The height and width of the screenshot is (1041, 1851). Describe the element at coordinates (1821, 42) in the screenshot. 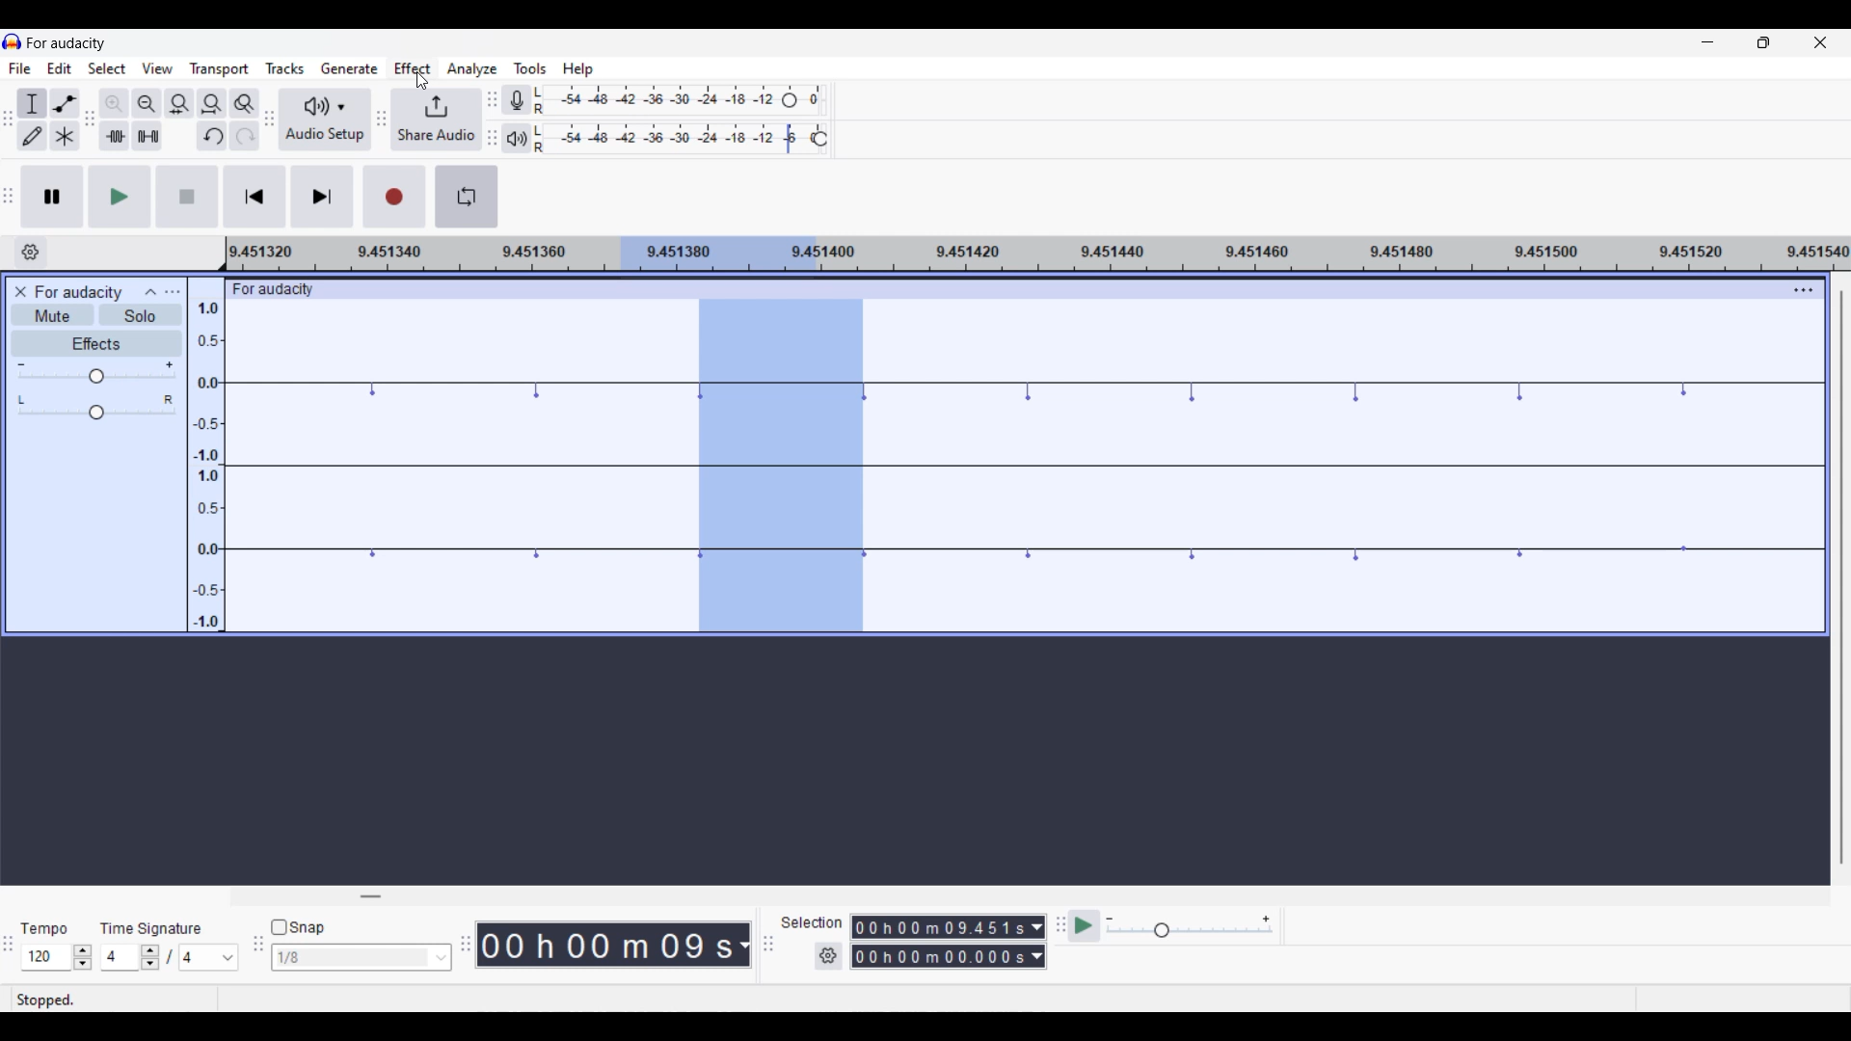

I see `Close interface` at that location.